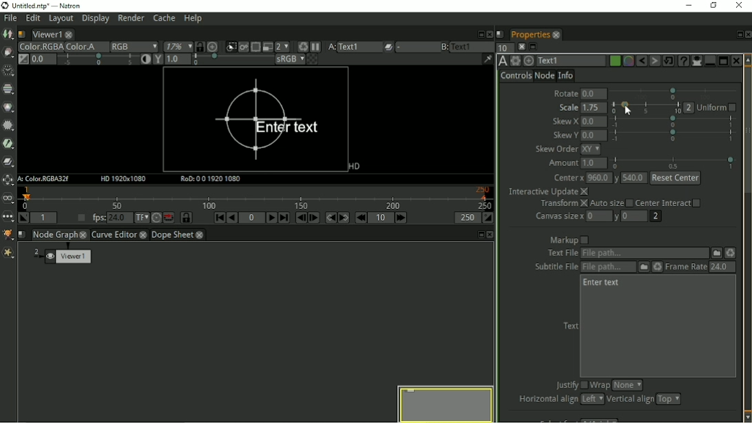 This screenshot has width=752, height=423. What do you see at coordinates (737, 61) in the screenshot?
I see `Close` at bounding box center [737, 61].